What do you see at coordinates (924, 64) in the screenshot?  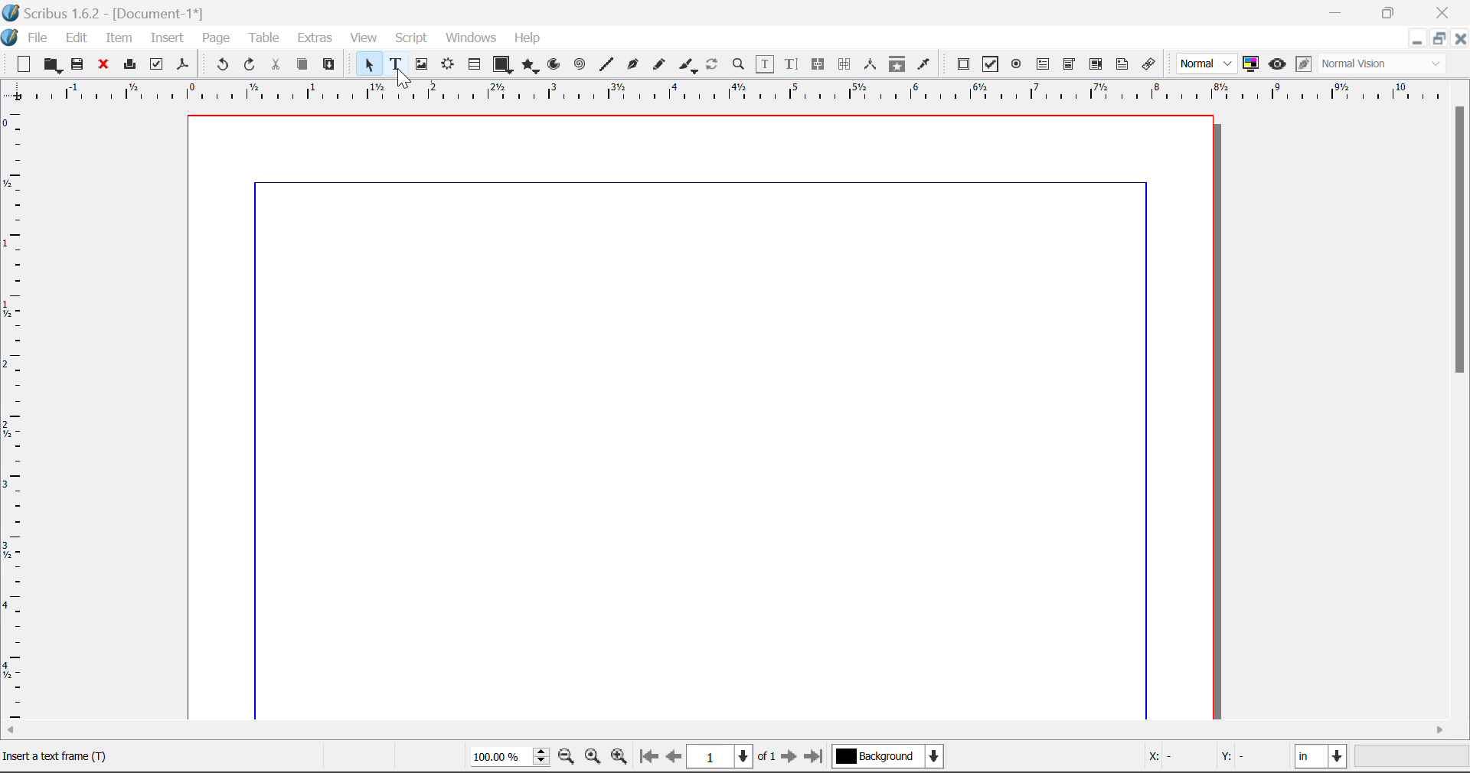 I see `Eyedropper` at bounding box center [924, 64].